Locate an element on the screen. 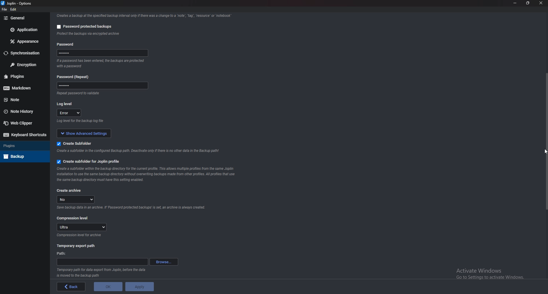 This screenshot has width=548, height=294. Temporary export path is located at coordinates (76, 246).